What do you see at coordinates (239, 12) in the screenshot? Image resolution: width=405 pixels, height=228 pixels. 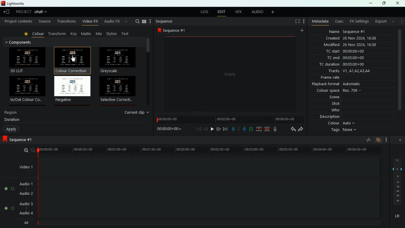 I see `vfx` at bounding box center [239, 12].